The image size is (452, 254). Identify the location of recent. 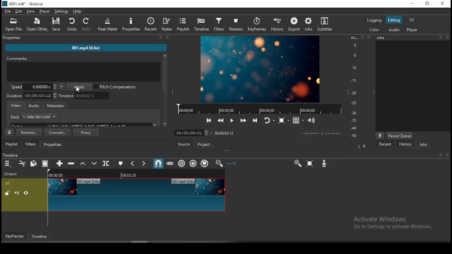
(150, 24).